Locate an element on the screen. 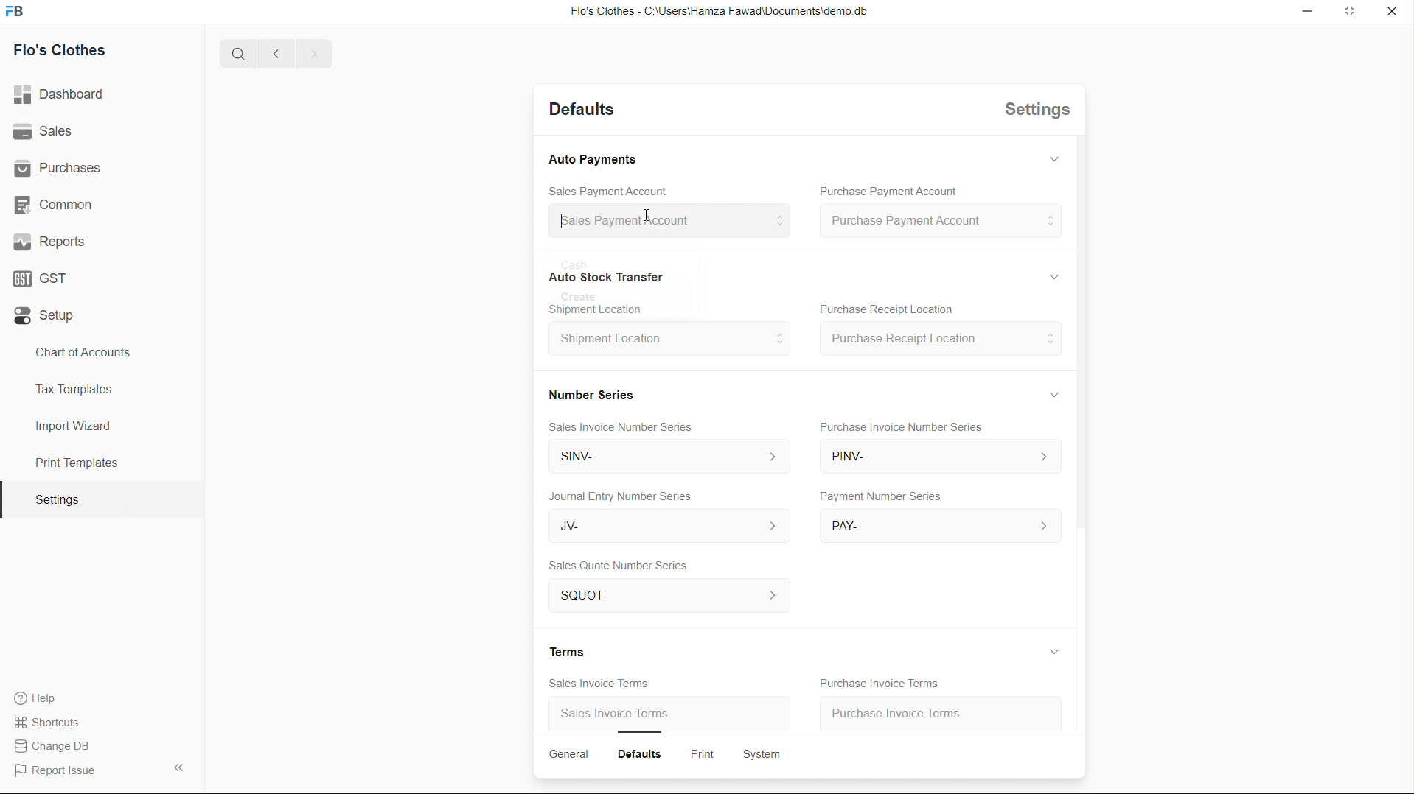  Terms is located at coordinates (560, 653).